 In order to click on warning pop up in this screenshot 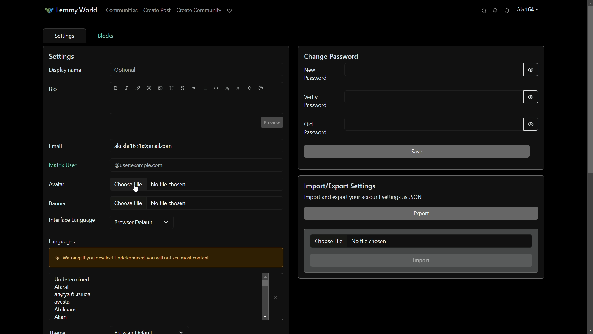, I will do `click(166, 258)`.